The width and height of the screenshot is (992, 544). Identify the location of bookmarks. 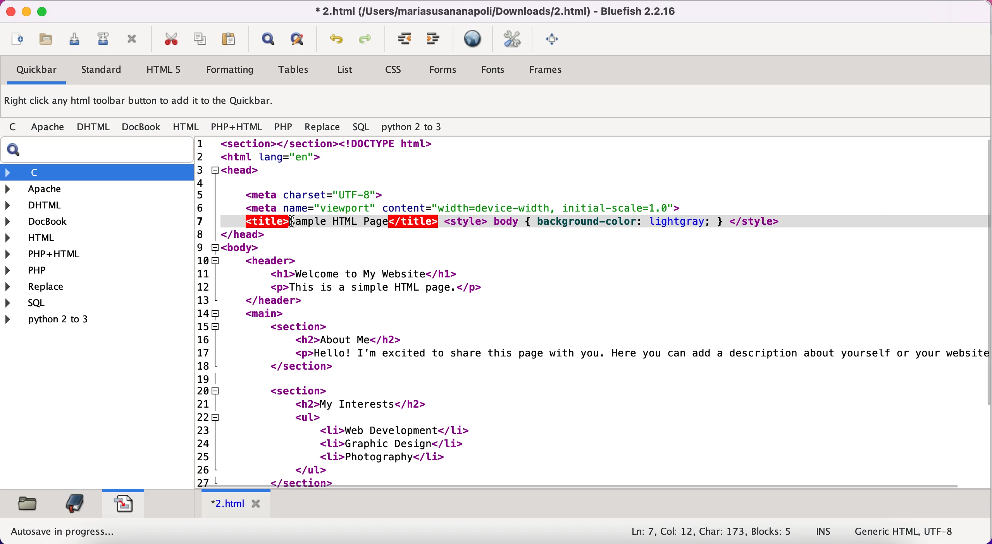
(74, 503).